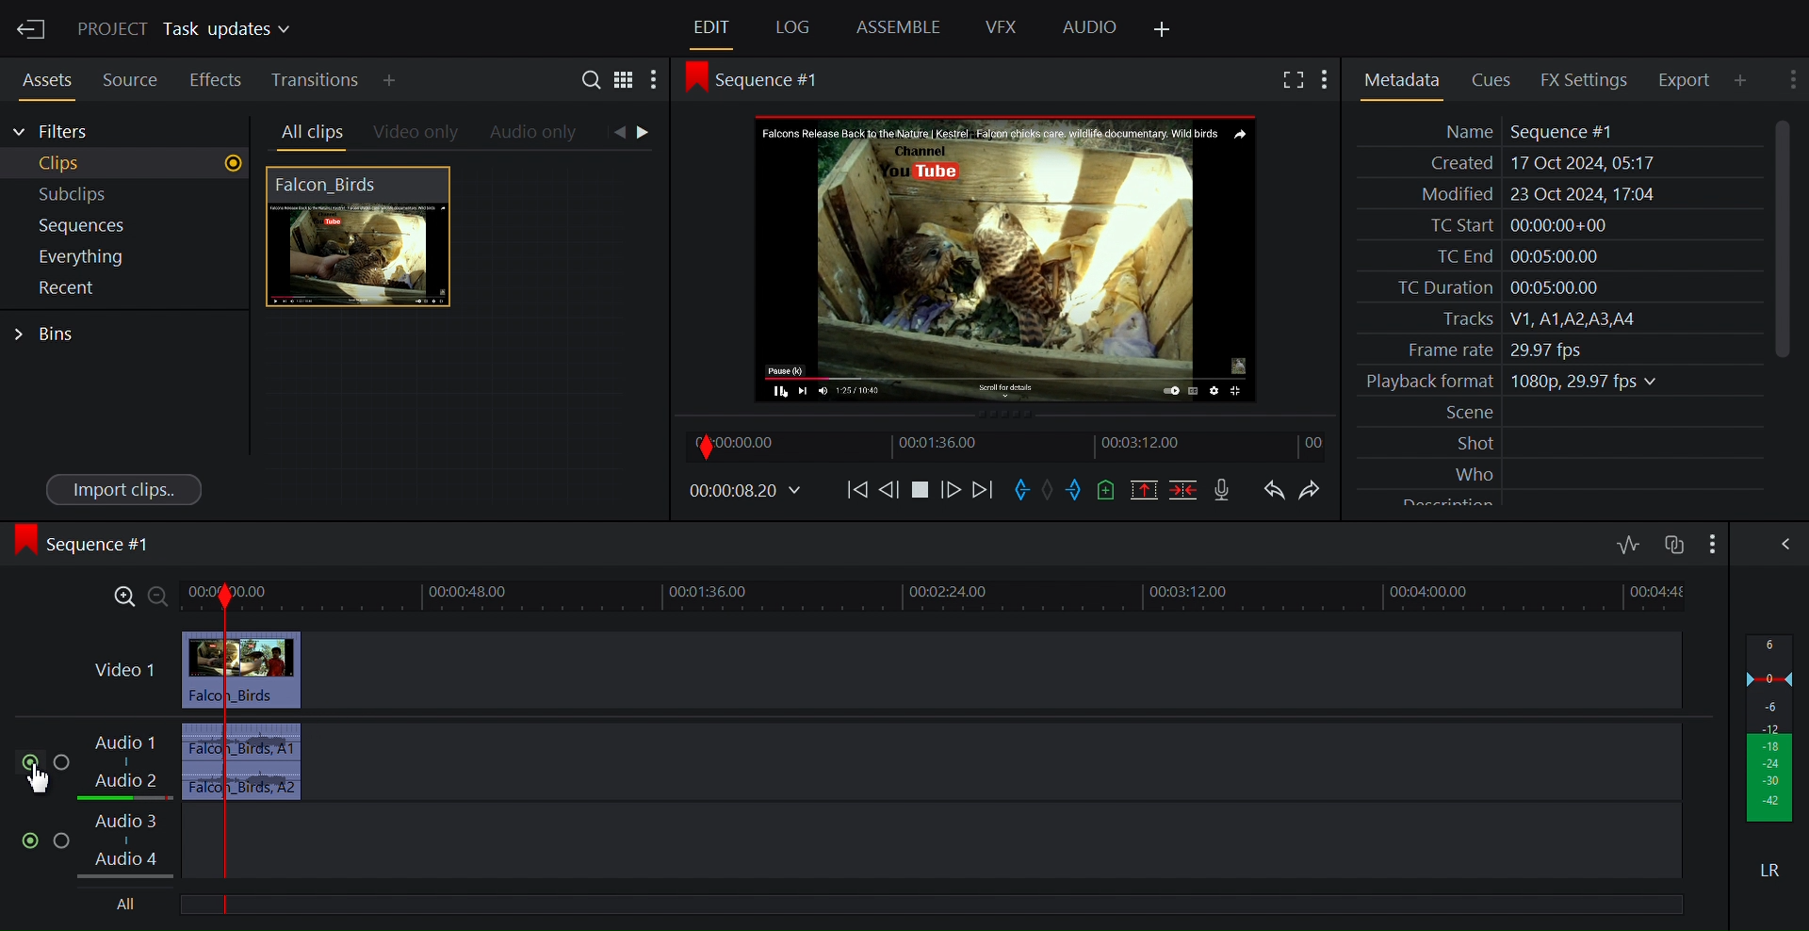 The image size is (1809, 931). Describe the element at coordinates (1048, 489) in the screenshot. I see `Clear marks` at that location.